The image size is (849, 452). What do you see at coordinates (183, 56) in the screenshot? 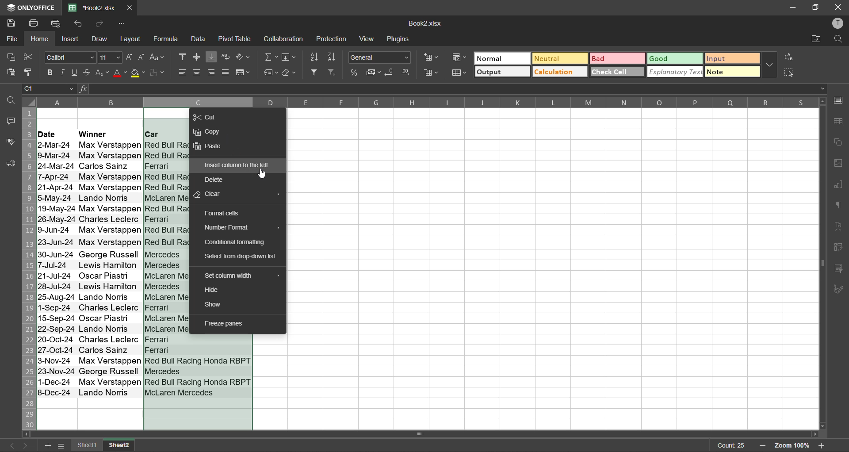
I see `align top` at bounding box center [183, 56].